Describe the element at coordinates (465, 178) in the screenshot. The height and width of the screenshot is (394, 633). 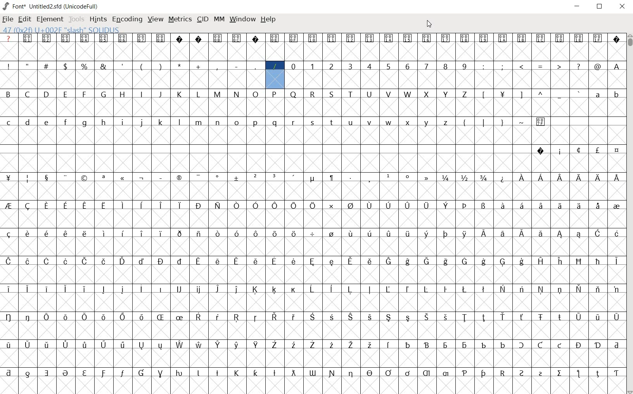
I see `glyph` at that location.